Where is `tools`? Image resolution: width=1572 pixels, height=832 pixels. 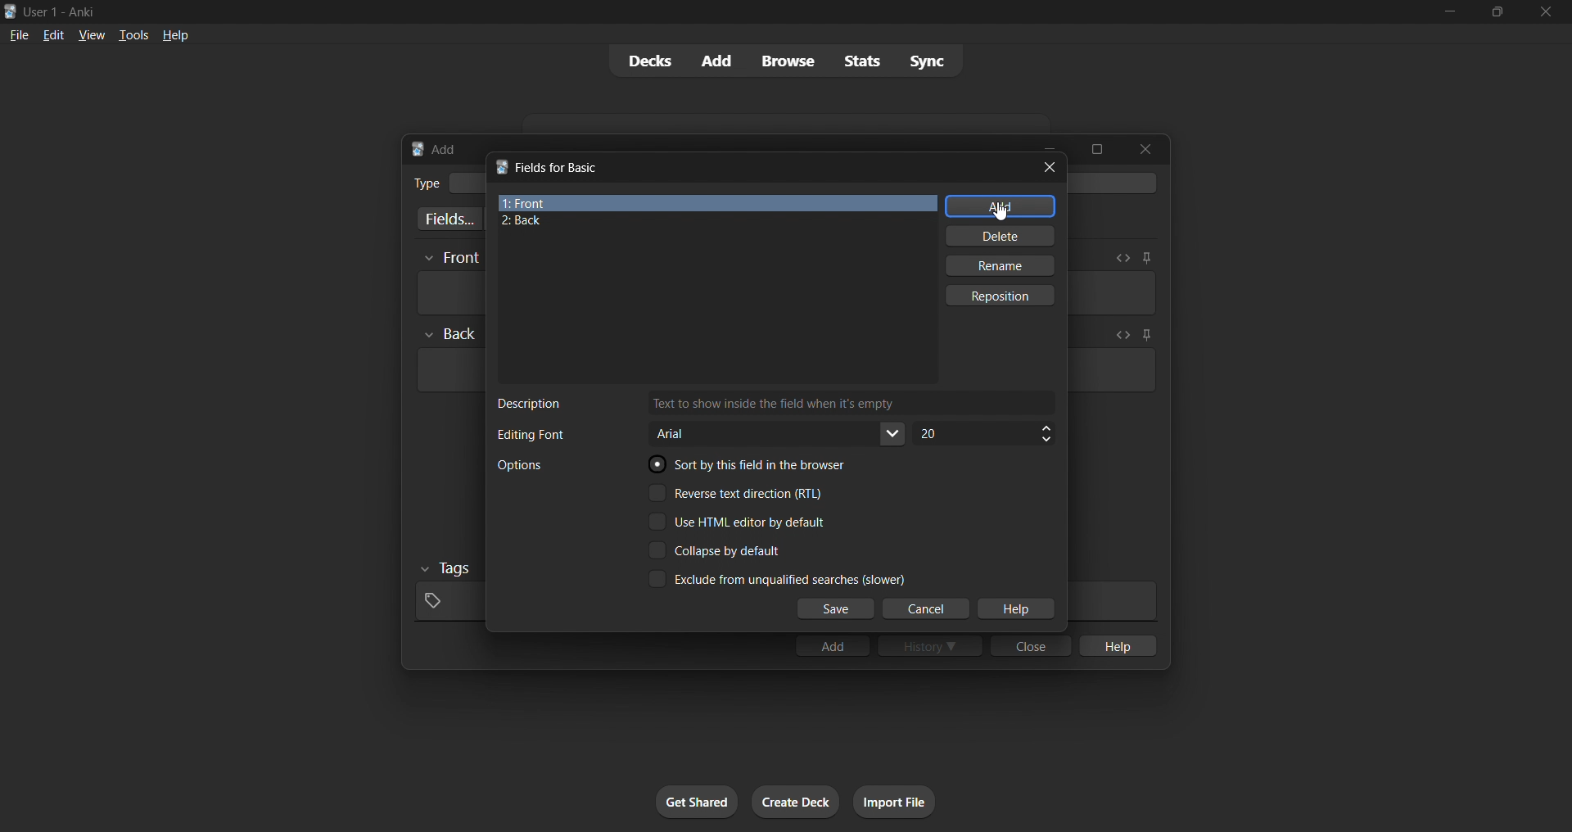
tools is located at coordinates (132, 34).